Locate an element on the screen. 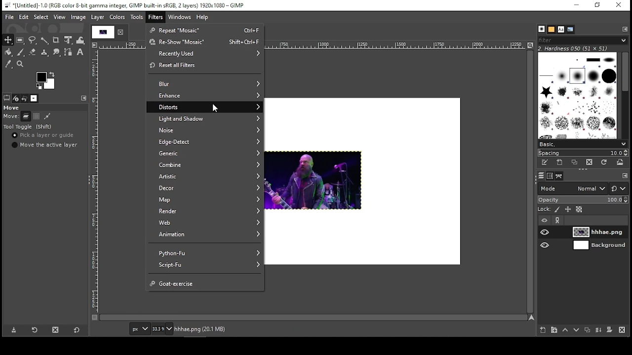 Image resolution: width=632 pixels, height=355 pixels. lock pixels is located at coordinates (557, 210).